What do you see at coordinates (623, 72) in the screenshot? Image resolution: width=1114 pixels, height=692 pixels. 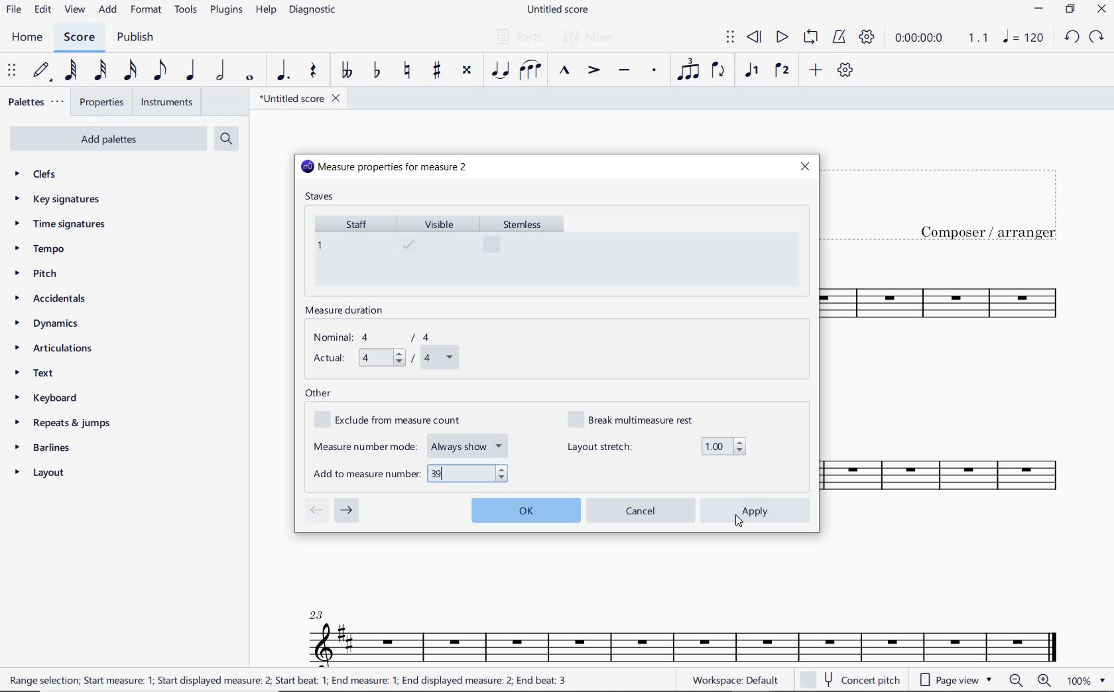 I see `TENUTO` at bounding box center [623, 72].